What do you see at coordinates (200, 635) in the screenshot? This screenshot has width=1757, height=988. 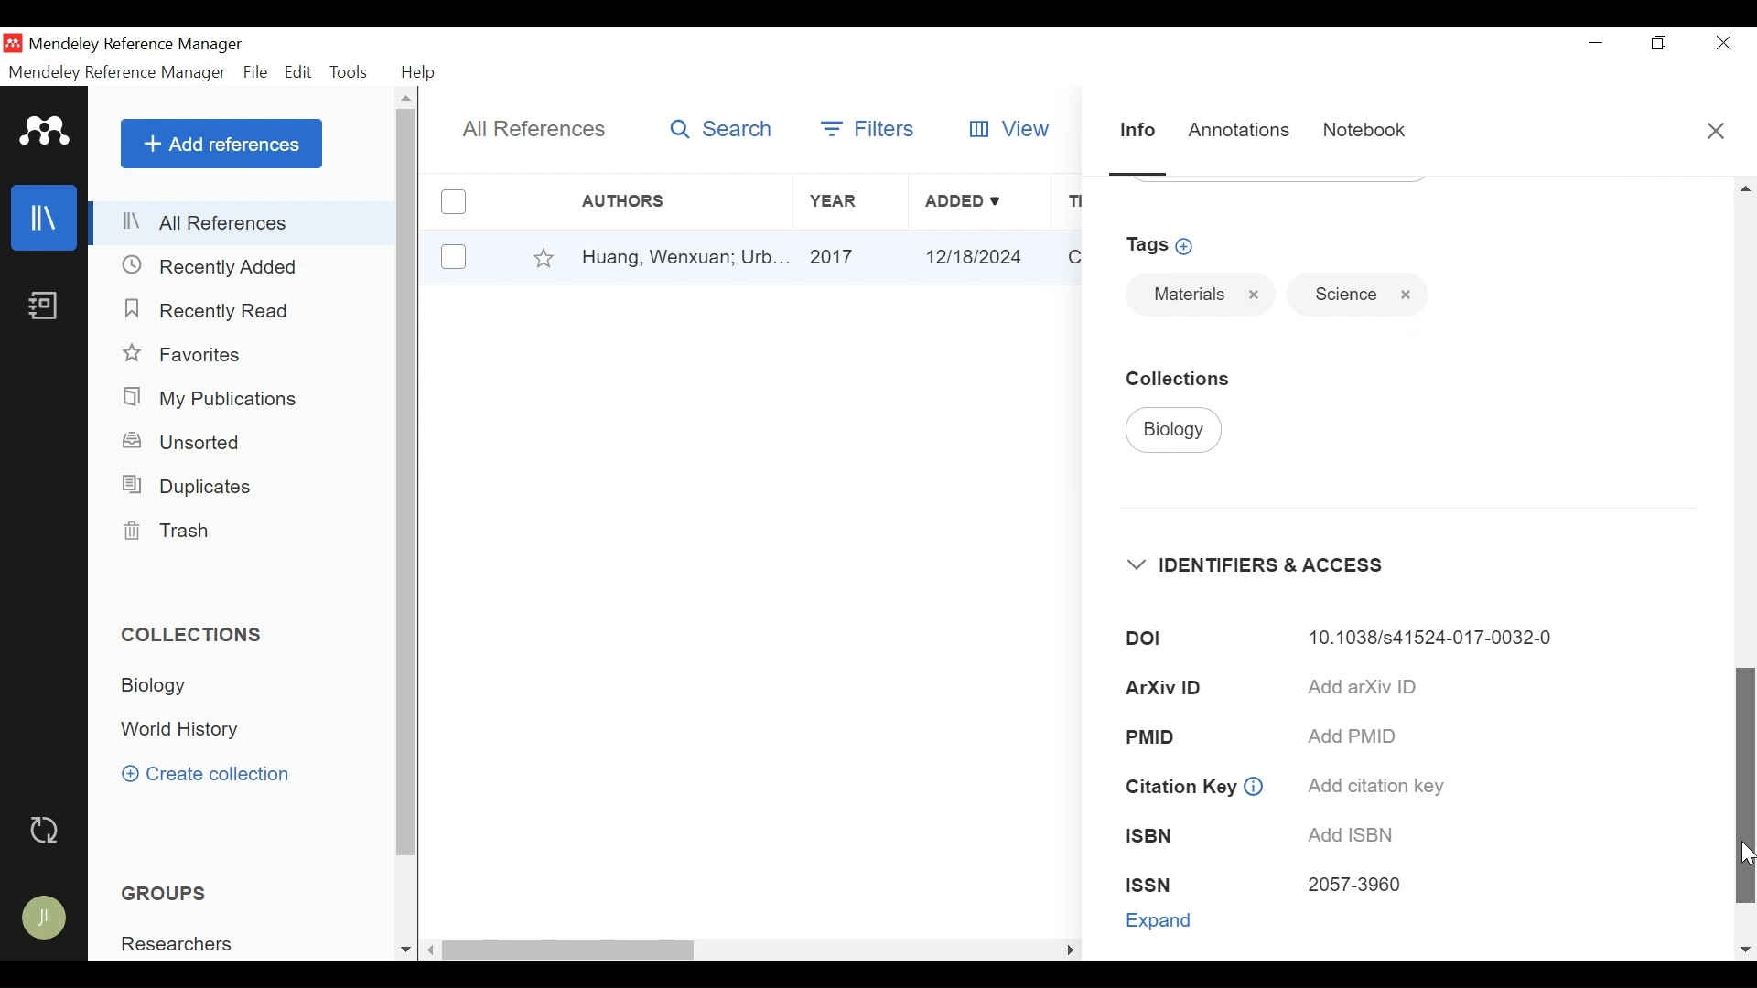 I see `Collections` at bounding box center [200, 635].